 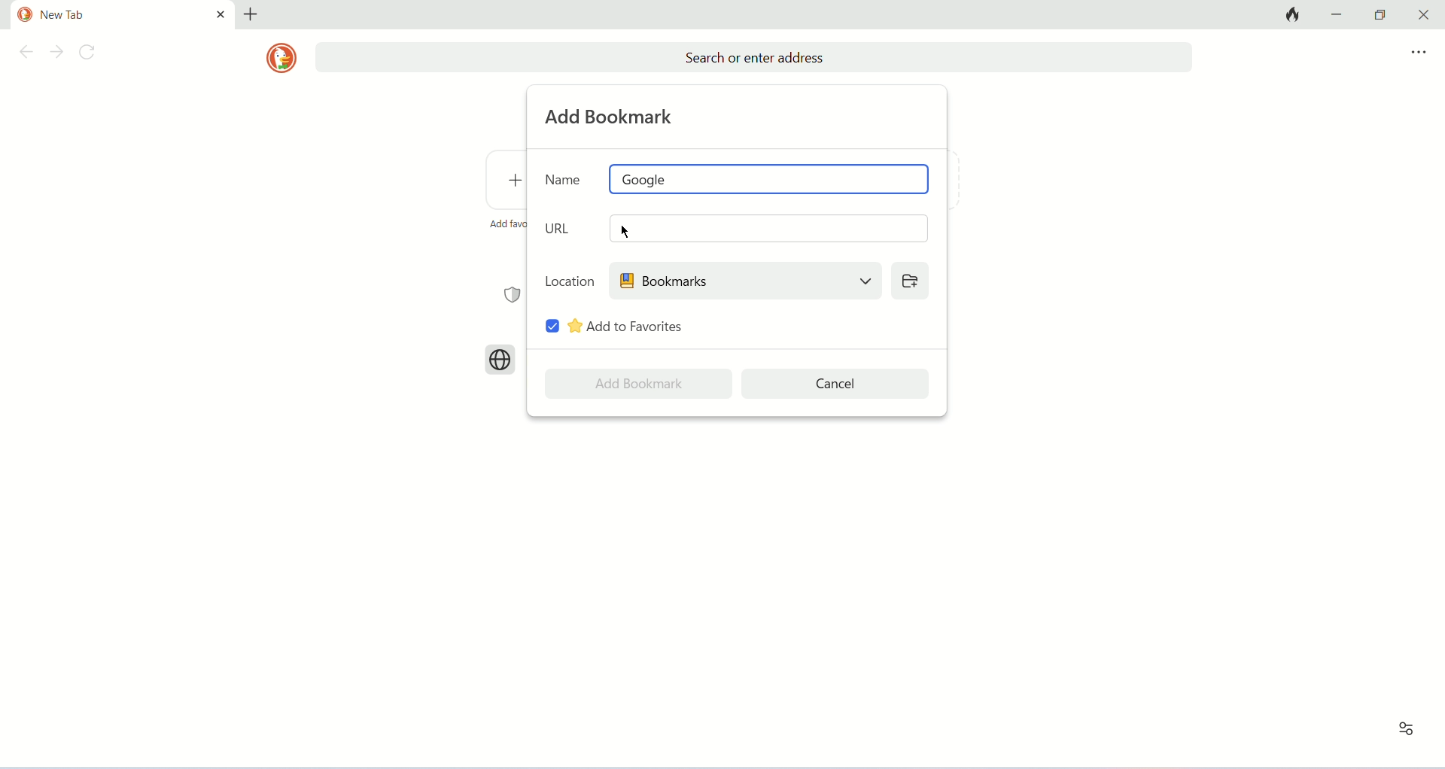 I want to click on add to favorites, so click(x=627, y=326).